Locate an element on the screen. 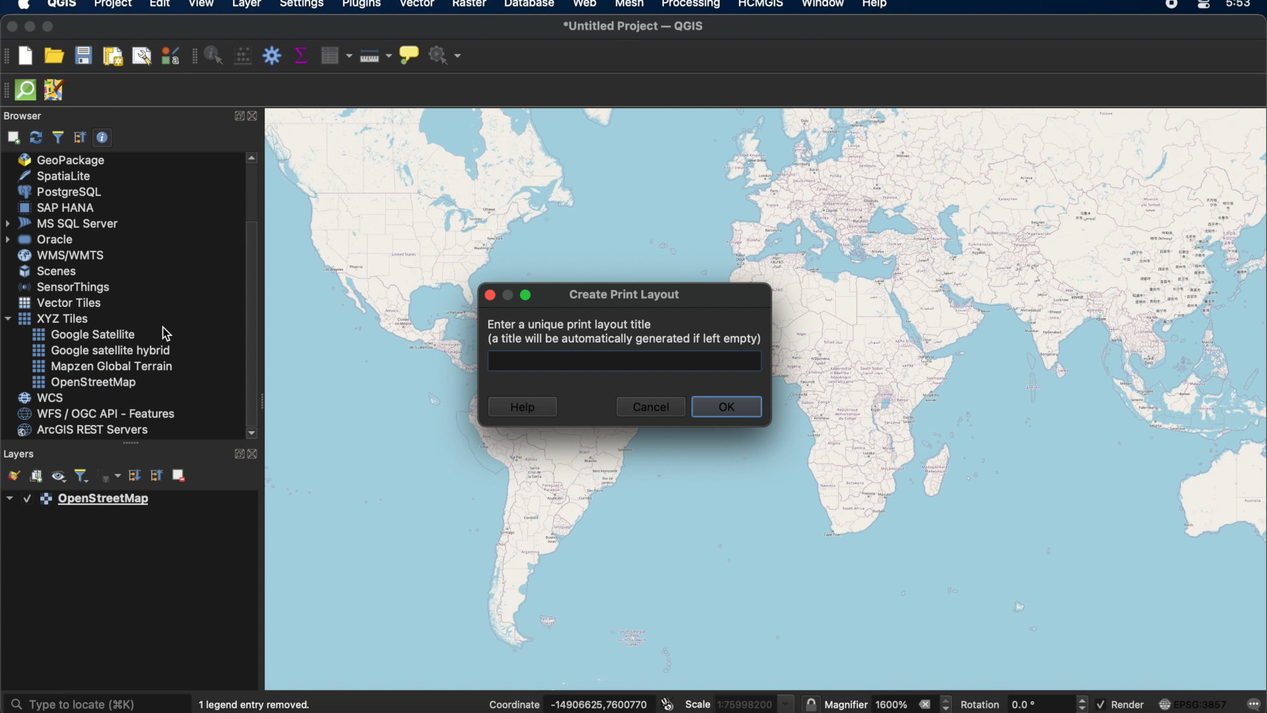 The height and width of the screenshot is (713, 1267). untitled project QGIS is located at coordinates (638, 26).